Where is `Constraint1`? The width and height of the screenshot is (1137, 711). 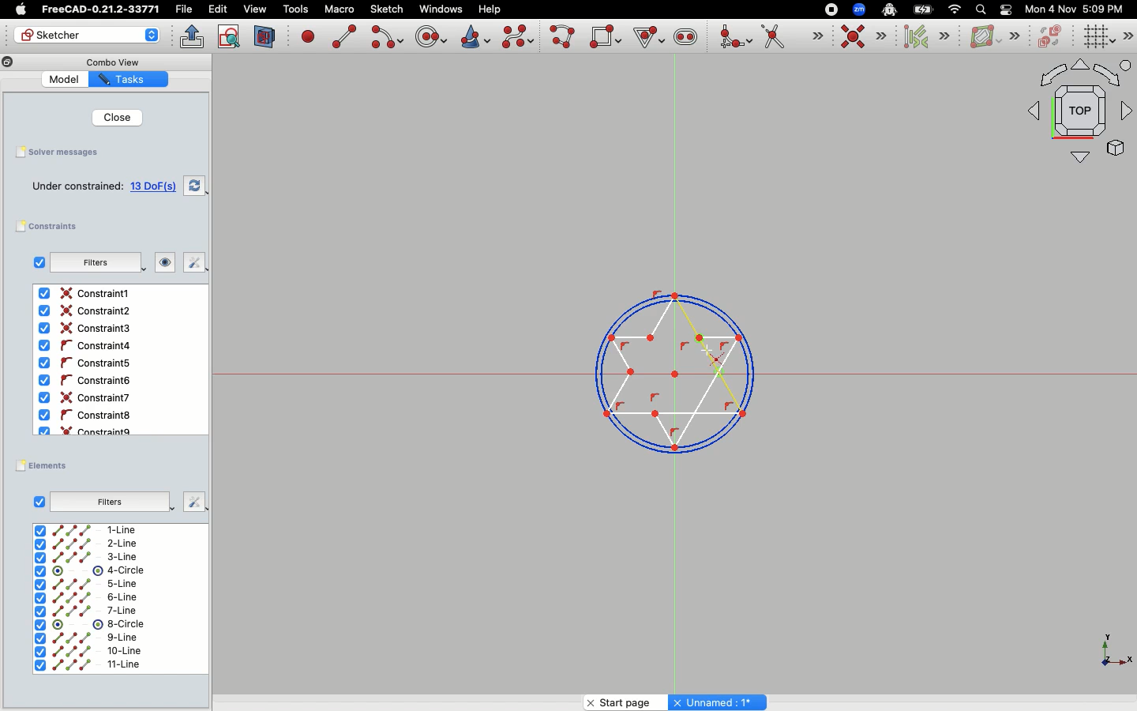
Constraint1 is located at coordinates (87, 294).